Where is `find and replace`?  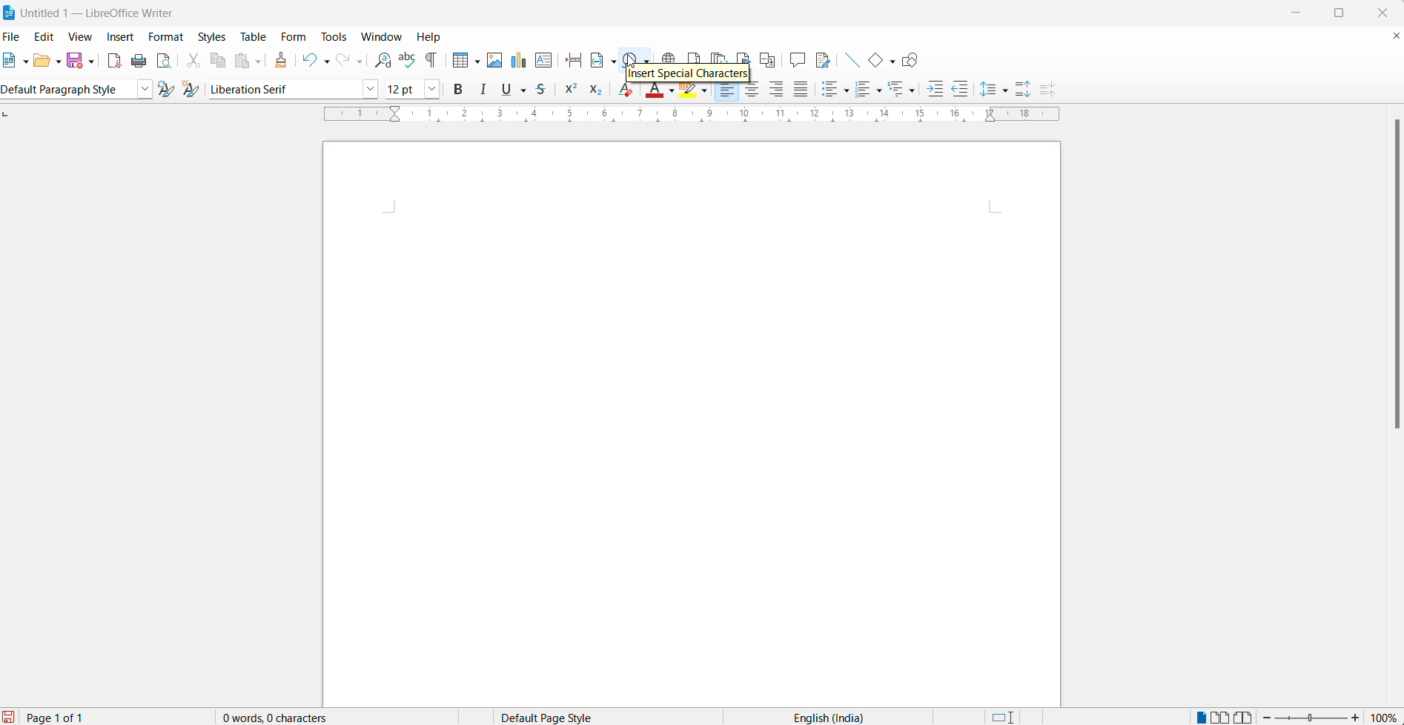
find and replace is located at coordinates (383, 59).